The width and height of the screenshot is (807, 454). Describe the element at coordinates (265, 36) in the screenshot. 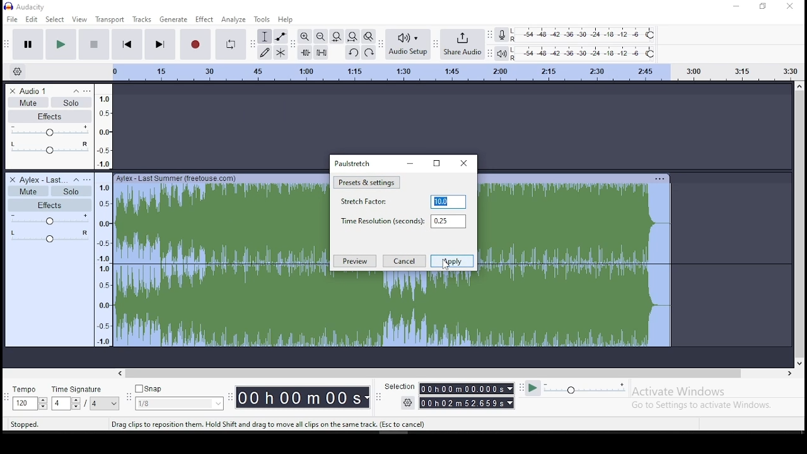

I see `selection tool` at that location.